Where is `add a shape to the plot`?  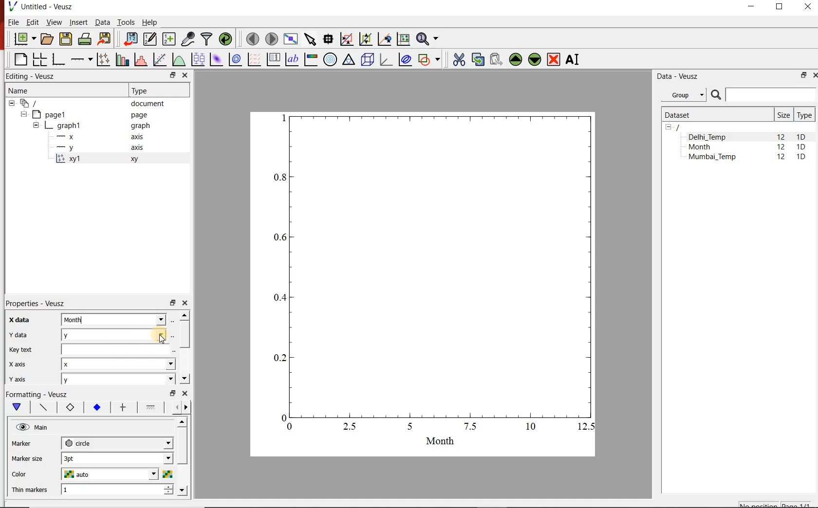 add a shape to the plot is located at coordinates (429, 60).